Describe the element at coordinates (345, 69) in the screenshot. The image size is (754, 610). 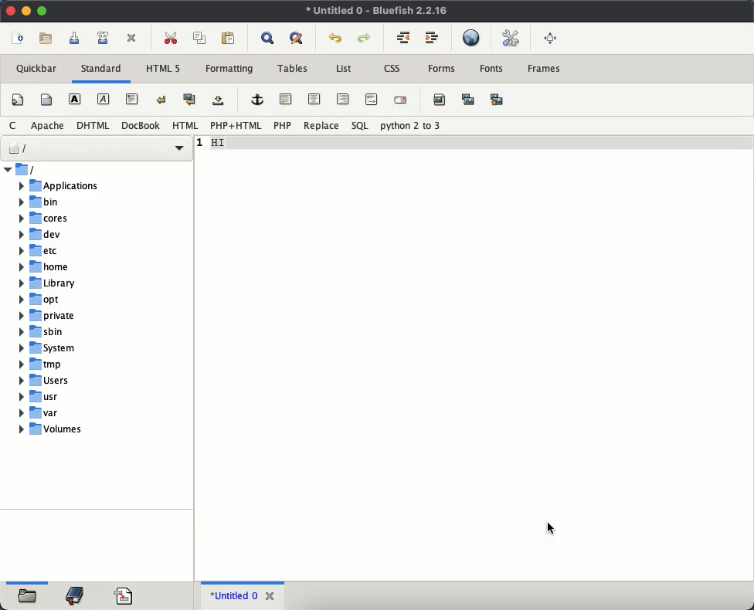
I see `list` at that location.